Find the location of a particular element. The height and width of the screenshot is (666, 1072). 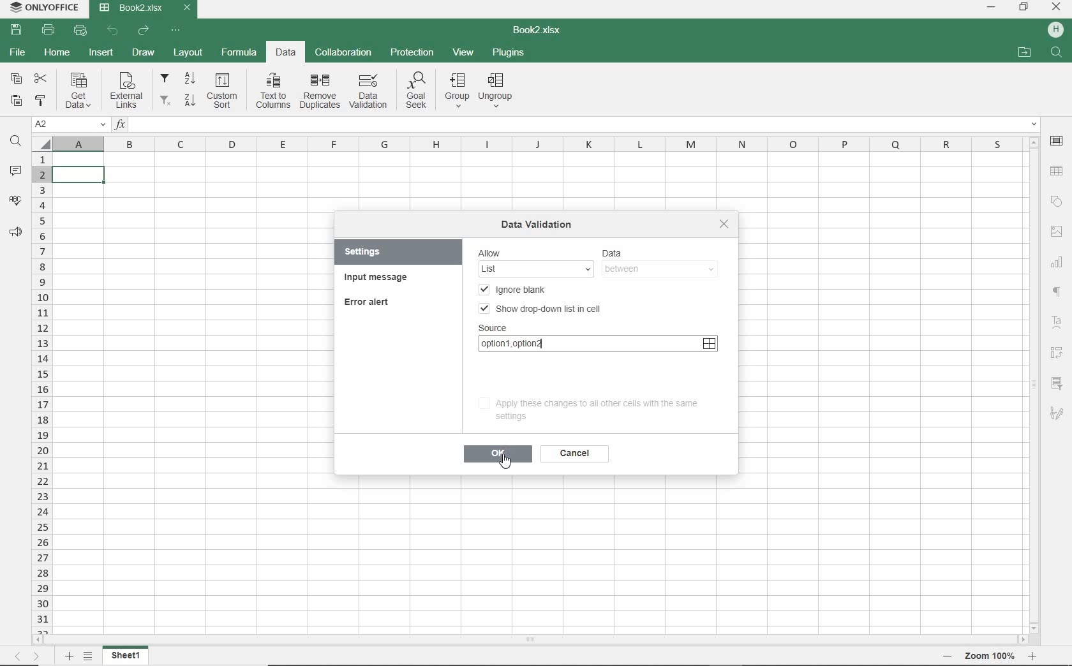

DOCUMENT Name is located at coordinates (131, 8).